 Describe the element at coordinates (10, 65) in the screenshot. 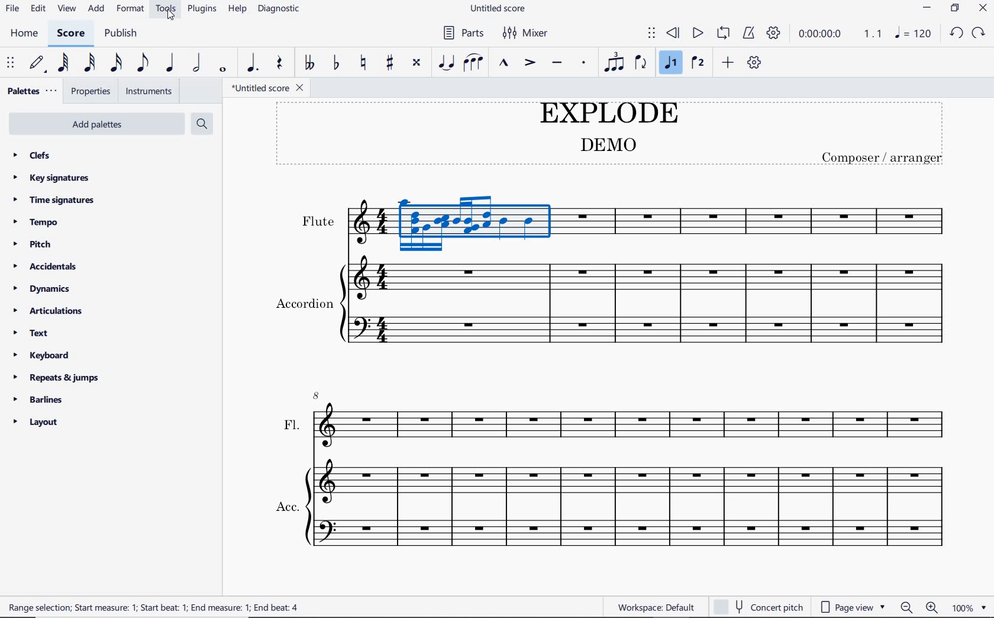

I see `select to move` at that location.